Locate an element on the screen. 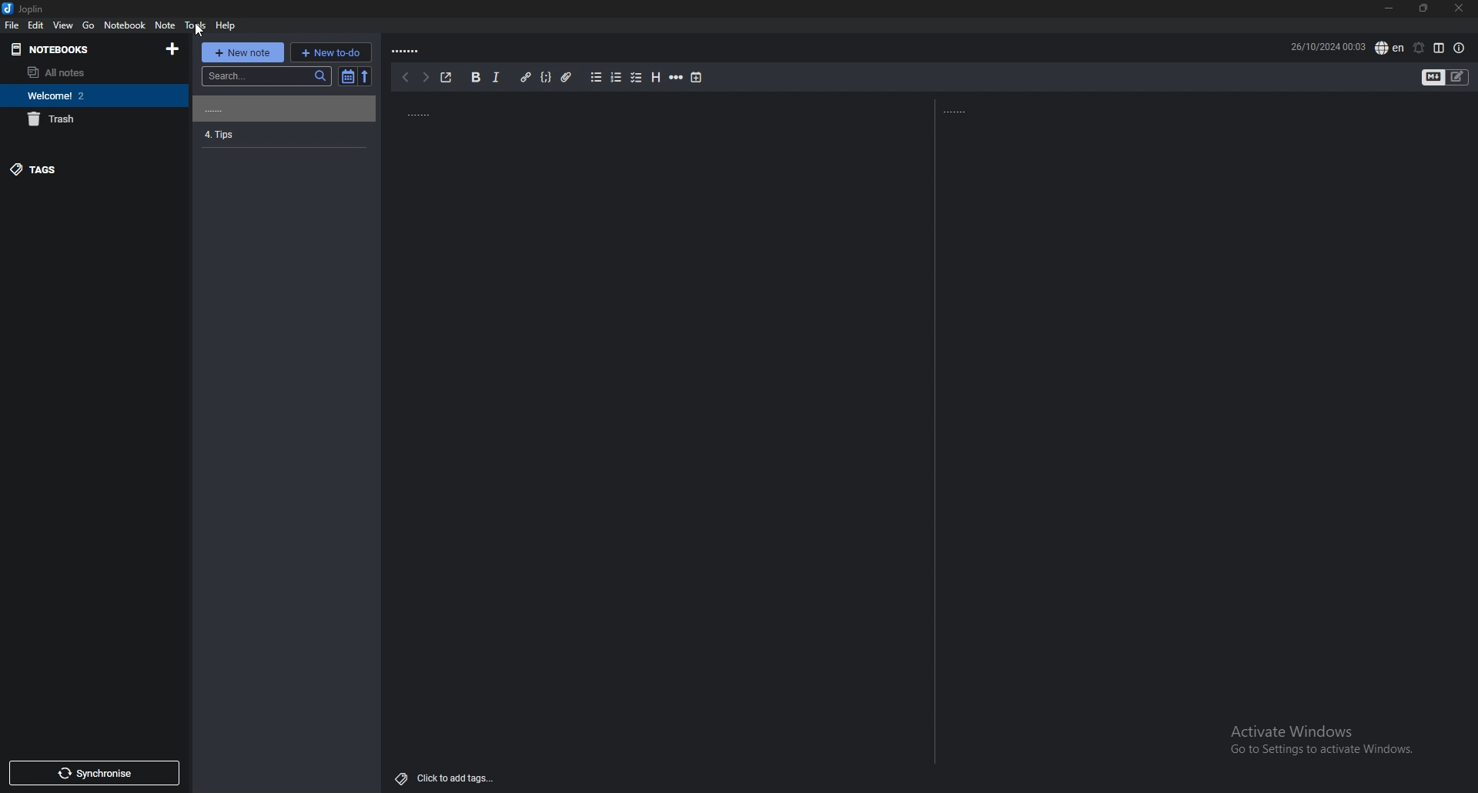 Image resolution: width=1478 pixels, height=793 pixels. add hyperlink is located at coordinates (528, 78).